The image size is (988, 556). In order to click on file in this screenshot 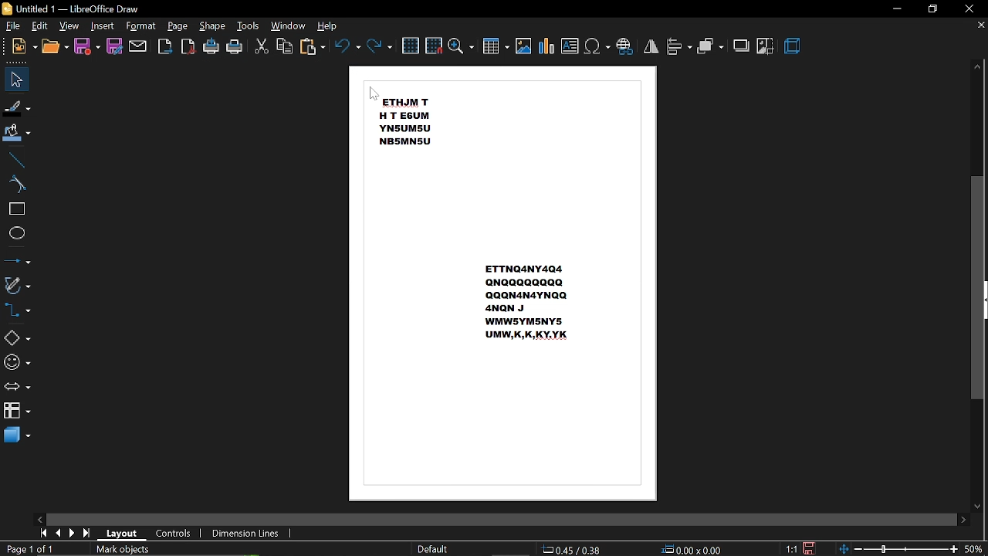, I will do `click(14, 26)`.